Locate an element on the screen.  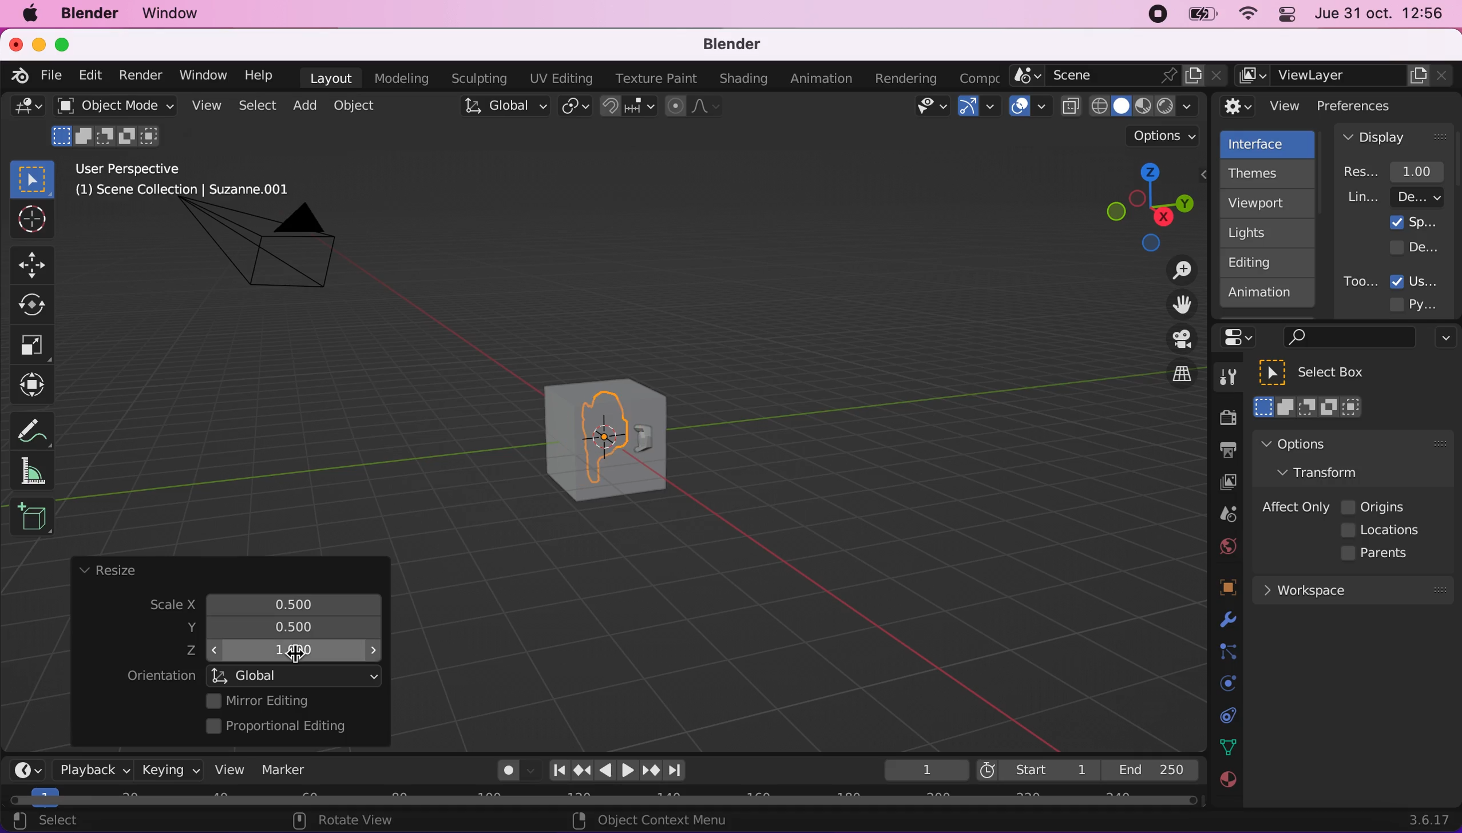
data is located at coordinates (1225, 746).